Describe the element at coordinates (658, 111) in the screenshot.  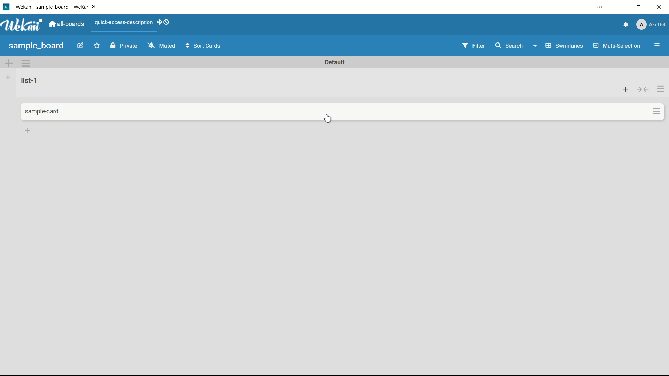
I see `card actions` at that location.